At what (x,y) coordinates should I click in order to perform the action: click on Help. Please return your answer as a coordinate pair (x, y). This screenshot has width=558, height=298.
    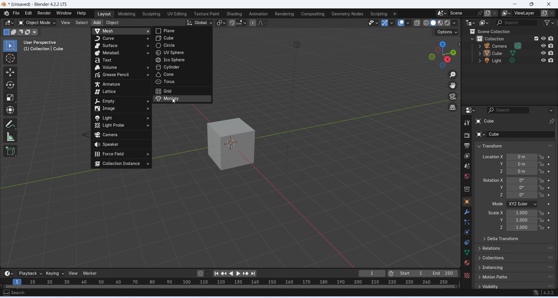
    Looking at the image, I should click on (81, 13).